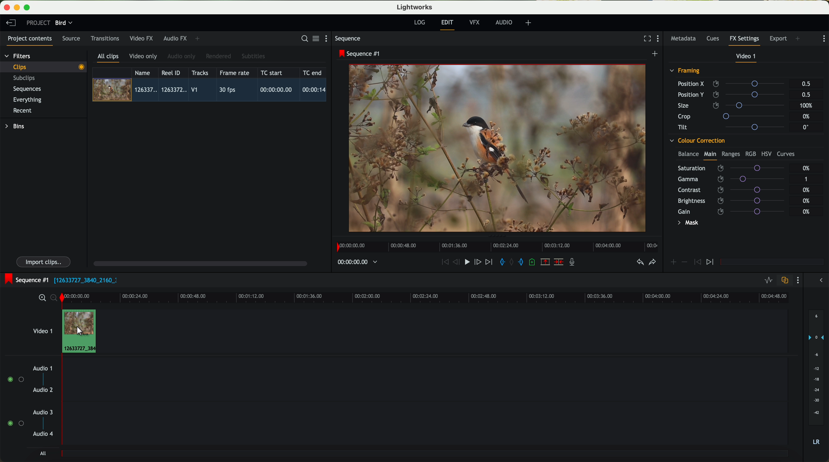 The width and height of the screenshot is (829, 462). Describe the element at coordinates (574, 263) in the screenshot. I see `record a voice-over` at that location.